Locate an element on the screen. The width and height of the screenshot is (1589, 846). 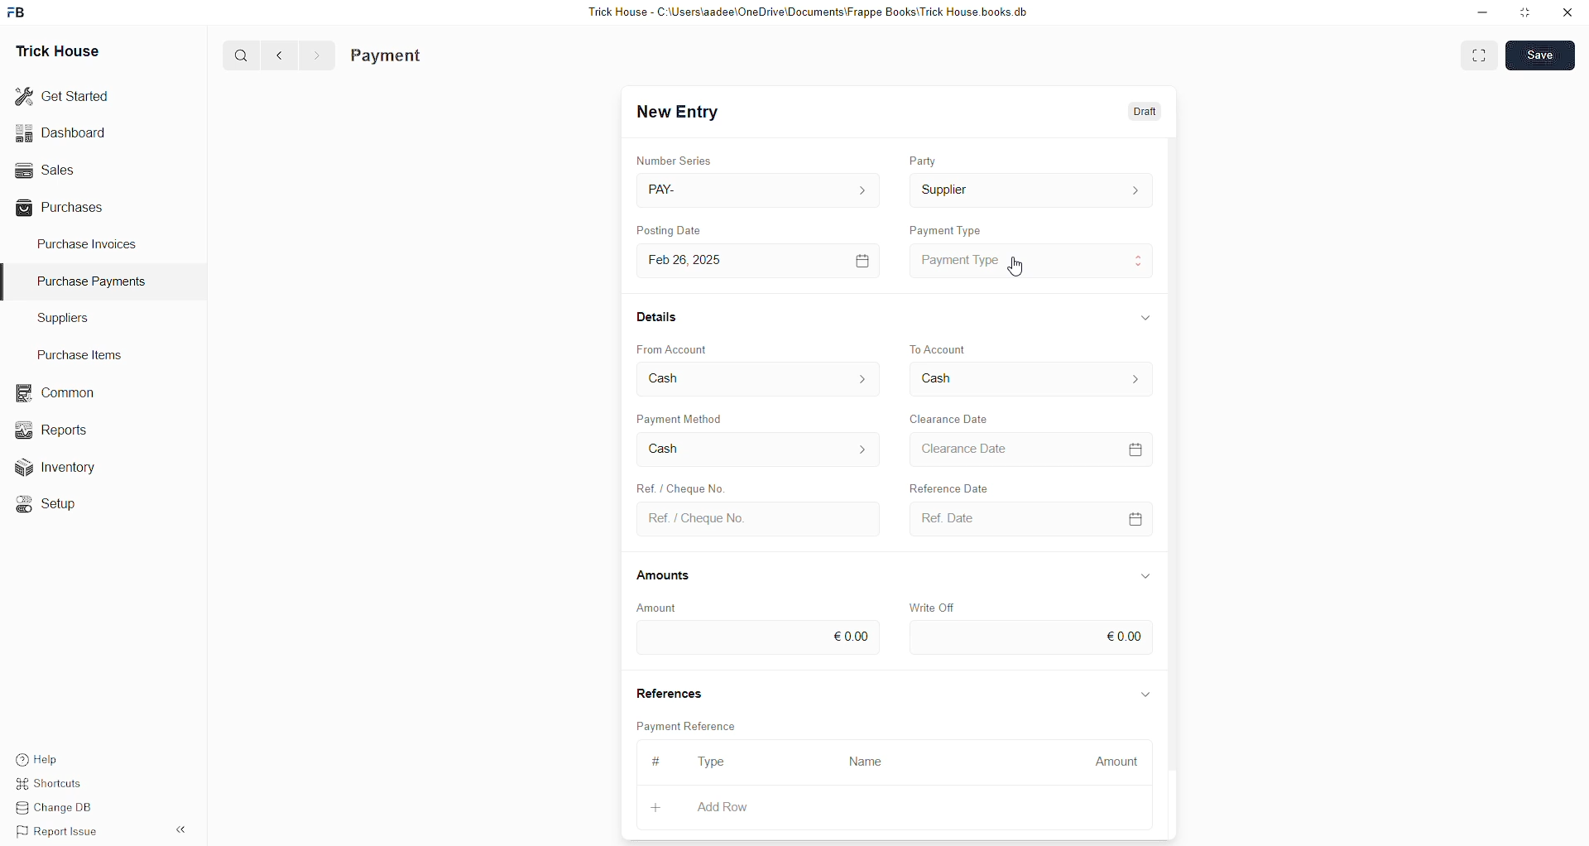
From Account is located at coordinates (674, 348).